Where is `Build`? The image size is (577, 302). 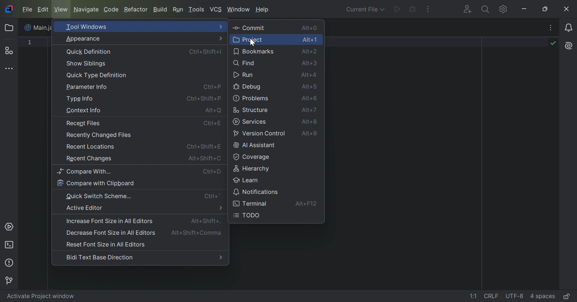
Build is located at coordinates (160, 10).